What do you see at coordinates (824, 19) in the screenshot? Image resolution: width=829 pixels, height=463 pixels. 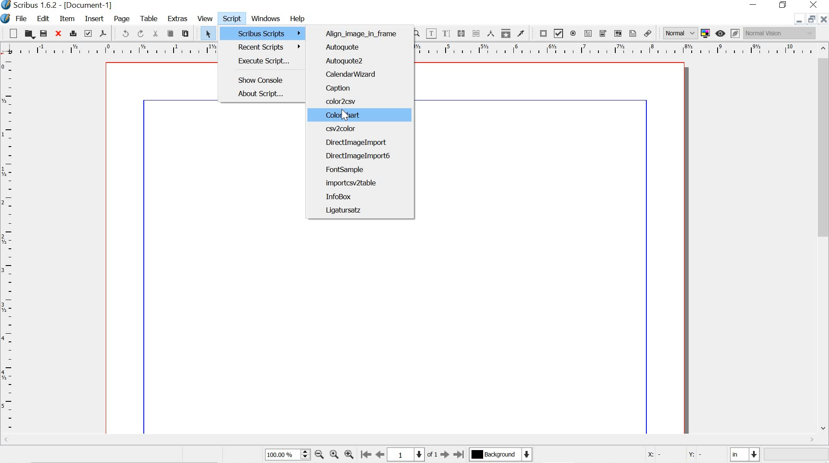 I see `close document` at bounding box center [824, 19].